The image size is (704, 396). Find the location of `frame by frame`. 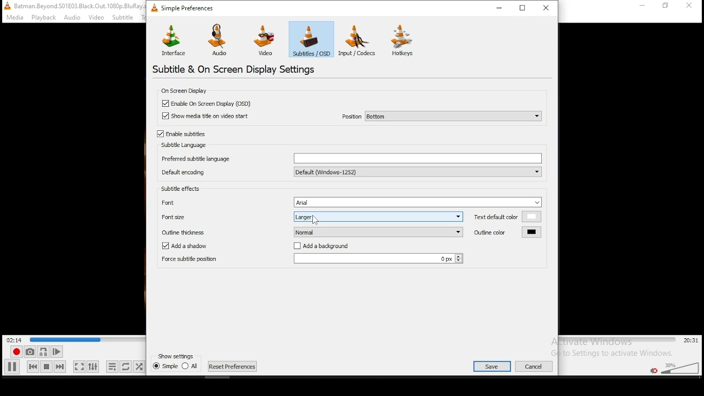

frame by frame is located at coordinates (55, 352).